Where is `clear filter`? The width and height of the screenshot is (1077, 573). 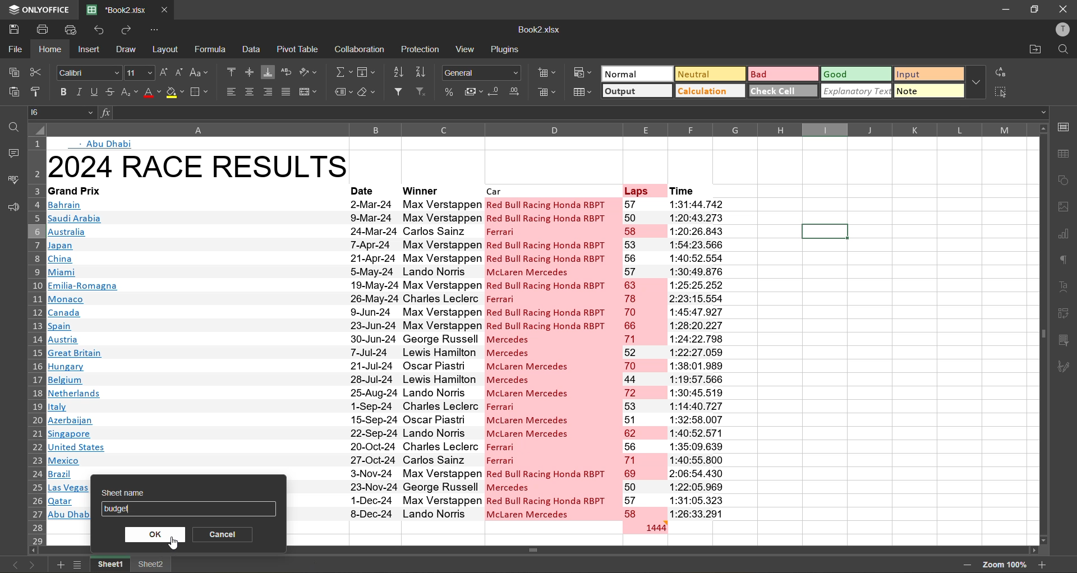
clear filter is located at coordinates (422, 93).